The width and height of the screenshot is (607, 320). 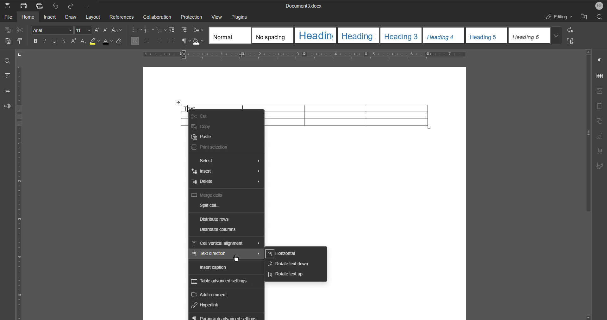 I want to click on Copy, so click(x=202, y=127).